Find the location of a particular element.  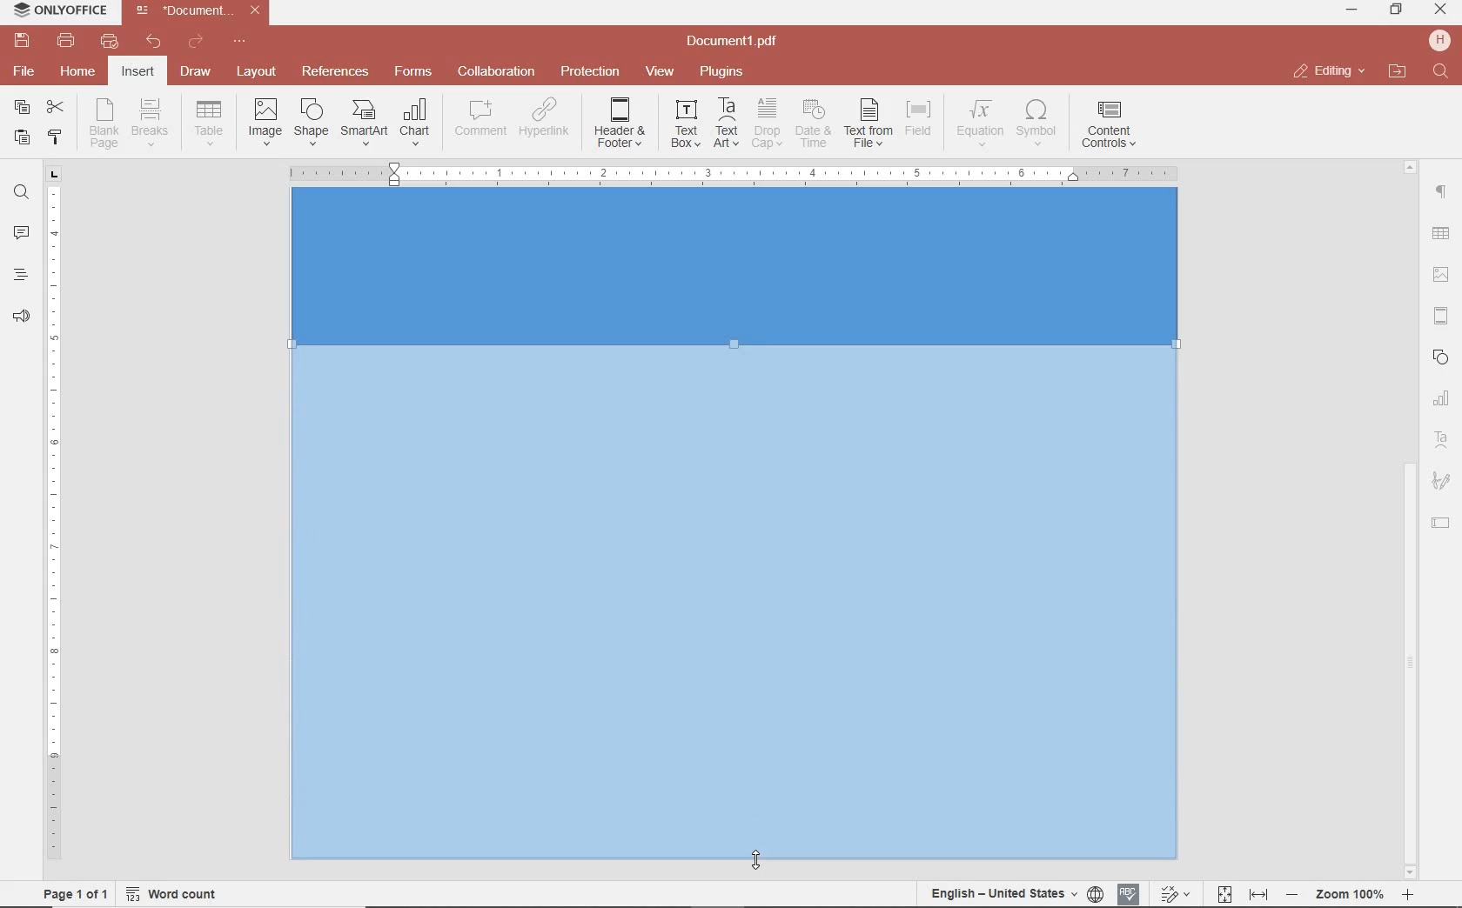

paste is located at coordinates (20, 137).